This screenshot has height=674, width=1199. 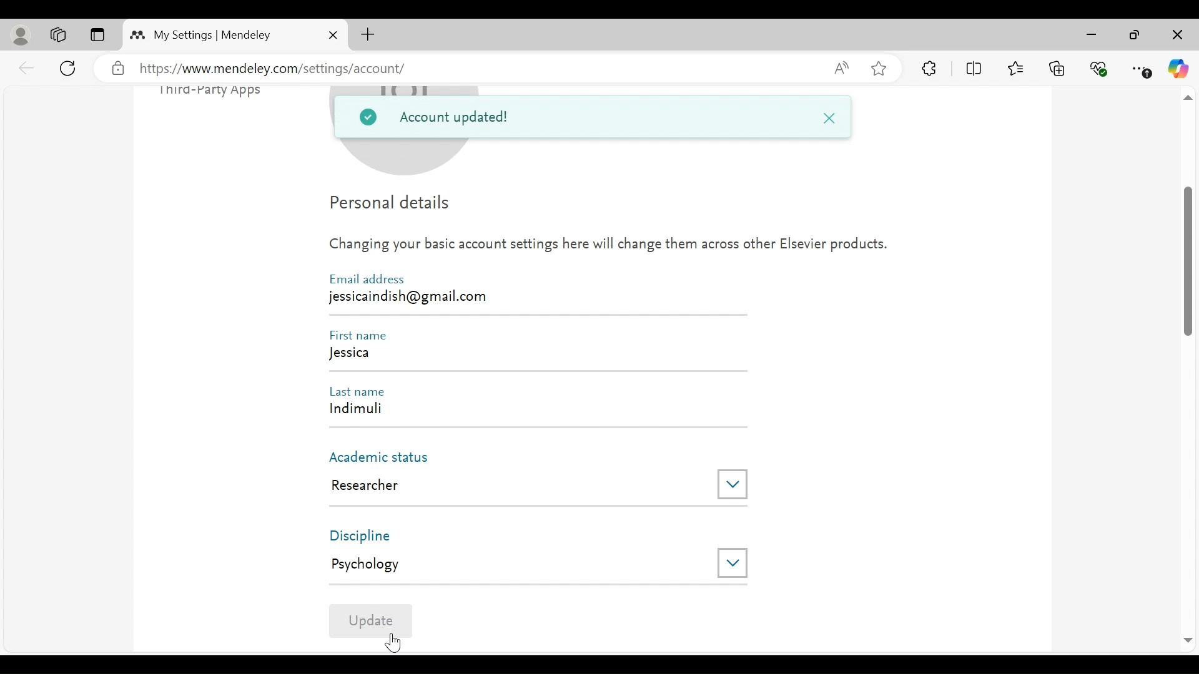 I want to click on Discipline, so click(x=372, y=535).